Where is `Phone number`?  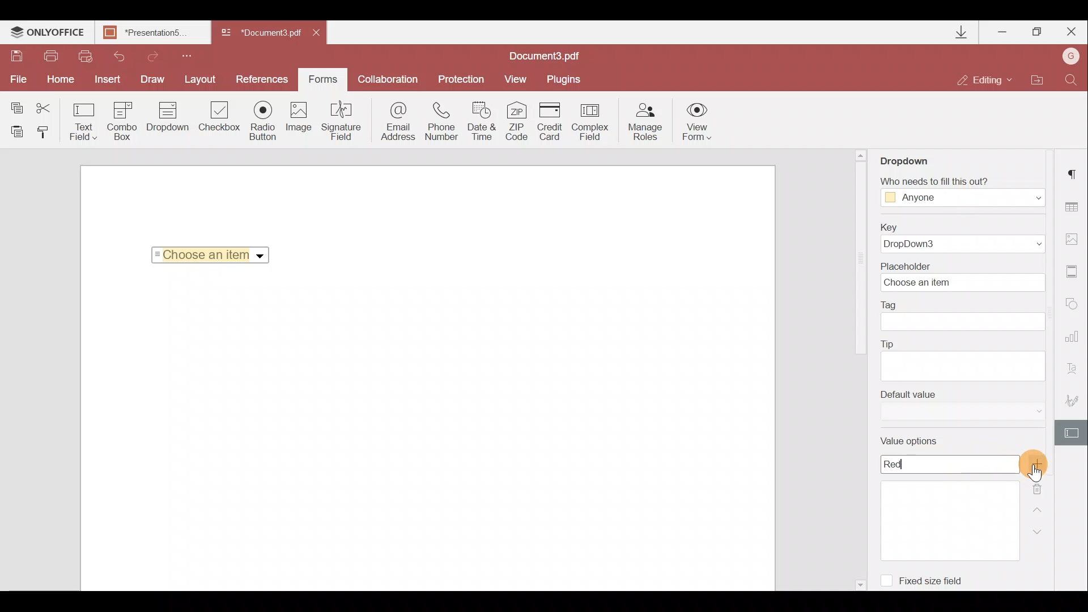 Phone number is located at coordinates (443, 121).